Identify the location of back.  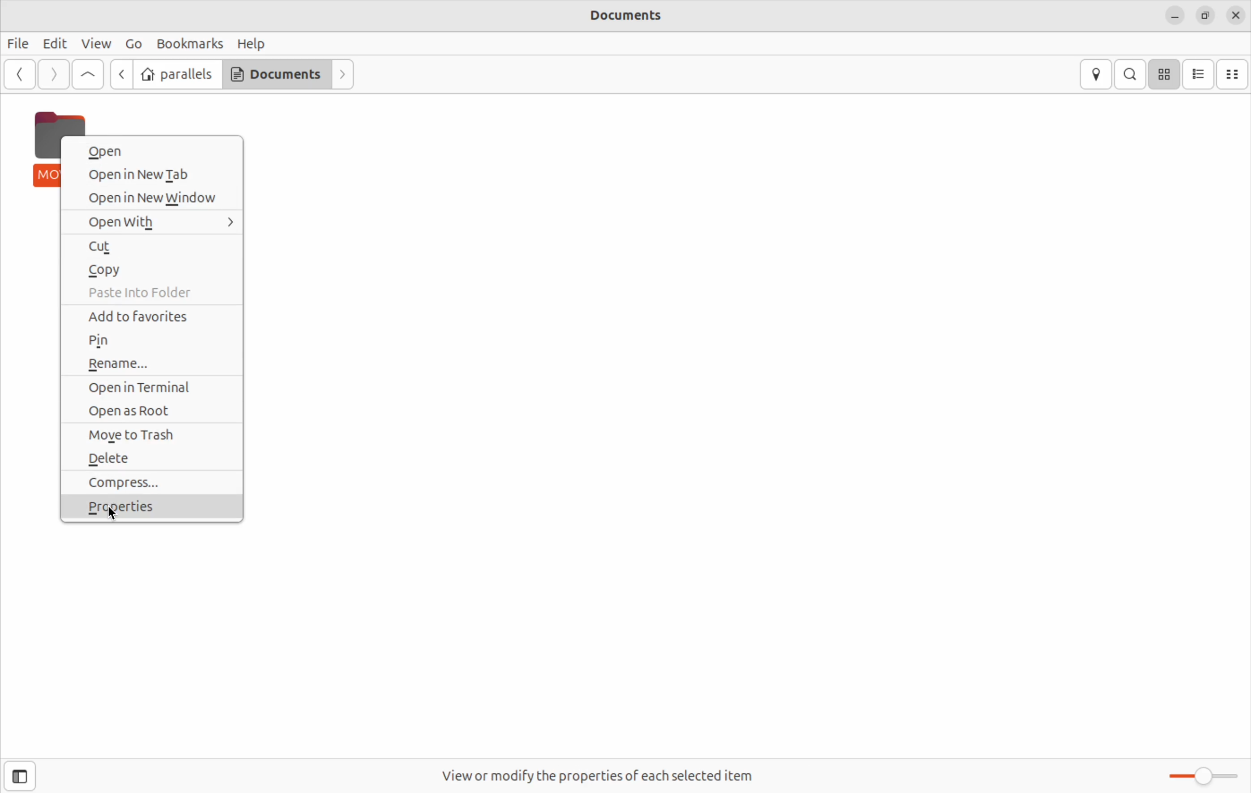
(18, 74).